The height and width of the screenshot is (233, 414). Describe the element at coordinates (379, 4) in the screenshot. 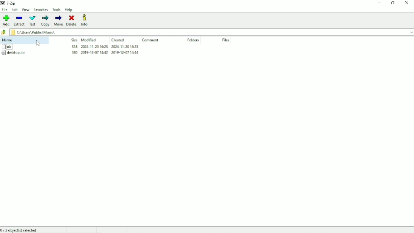

I see `Minimize` at that location.